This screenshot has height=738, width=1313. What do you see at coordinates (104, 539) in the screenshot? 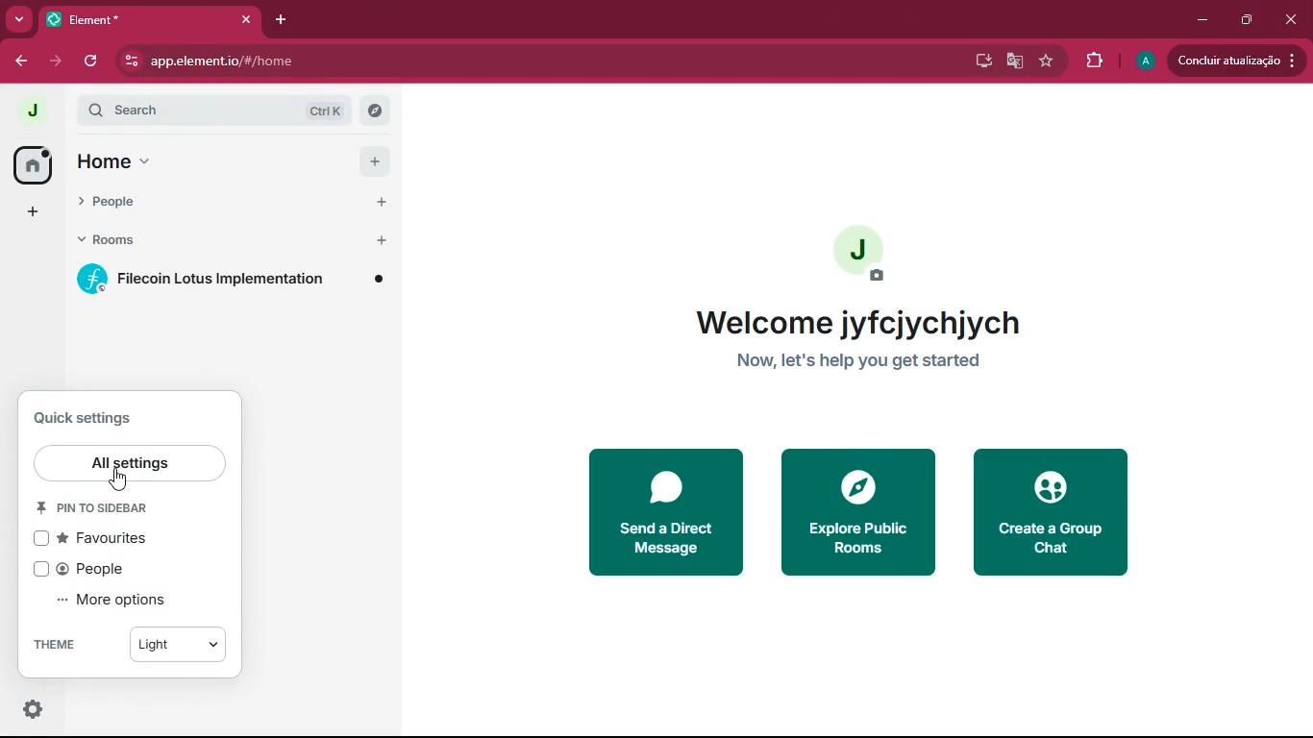
I see `favourites` at bounding box center [104, 539].